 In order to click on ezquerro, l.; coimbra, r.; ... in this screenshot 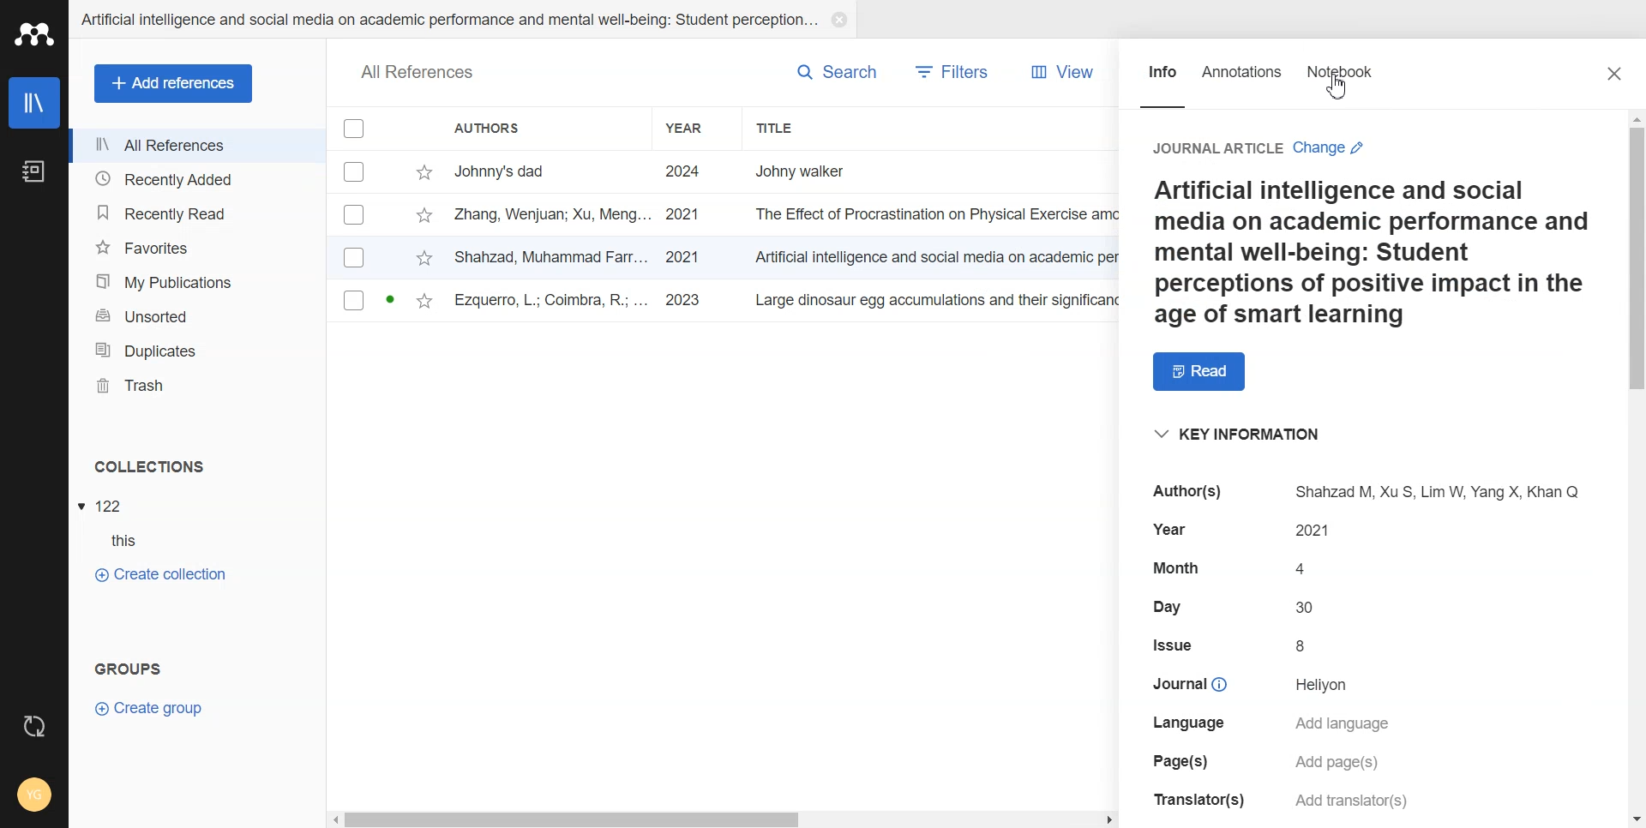, I will do `click(553, 302)`.